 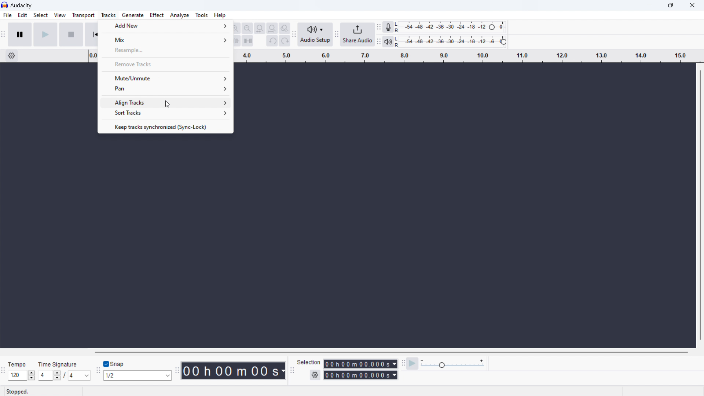 What do you see at coordinates (285, 41) in the screenshot?
I see `redo` at bounding box center [285, 41].